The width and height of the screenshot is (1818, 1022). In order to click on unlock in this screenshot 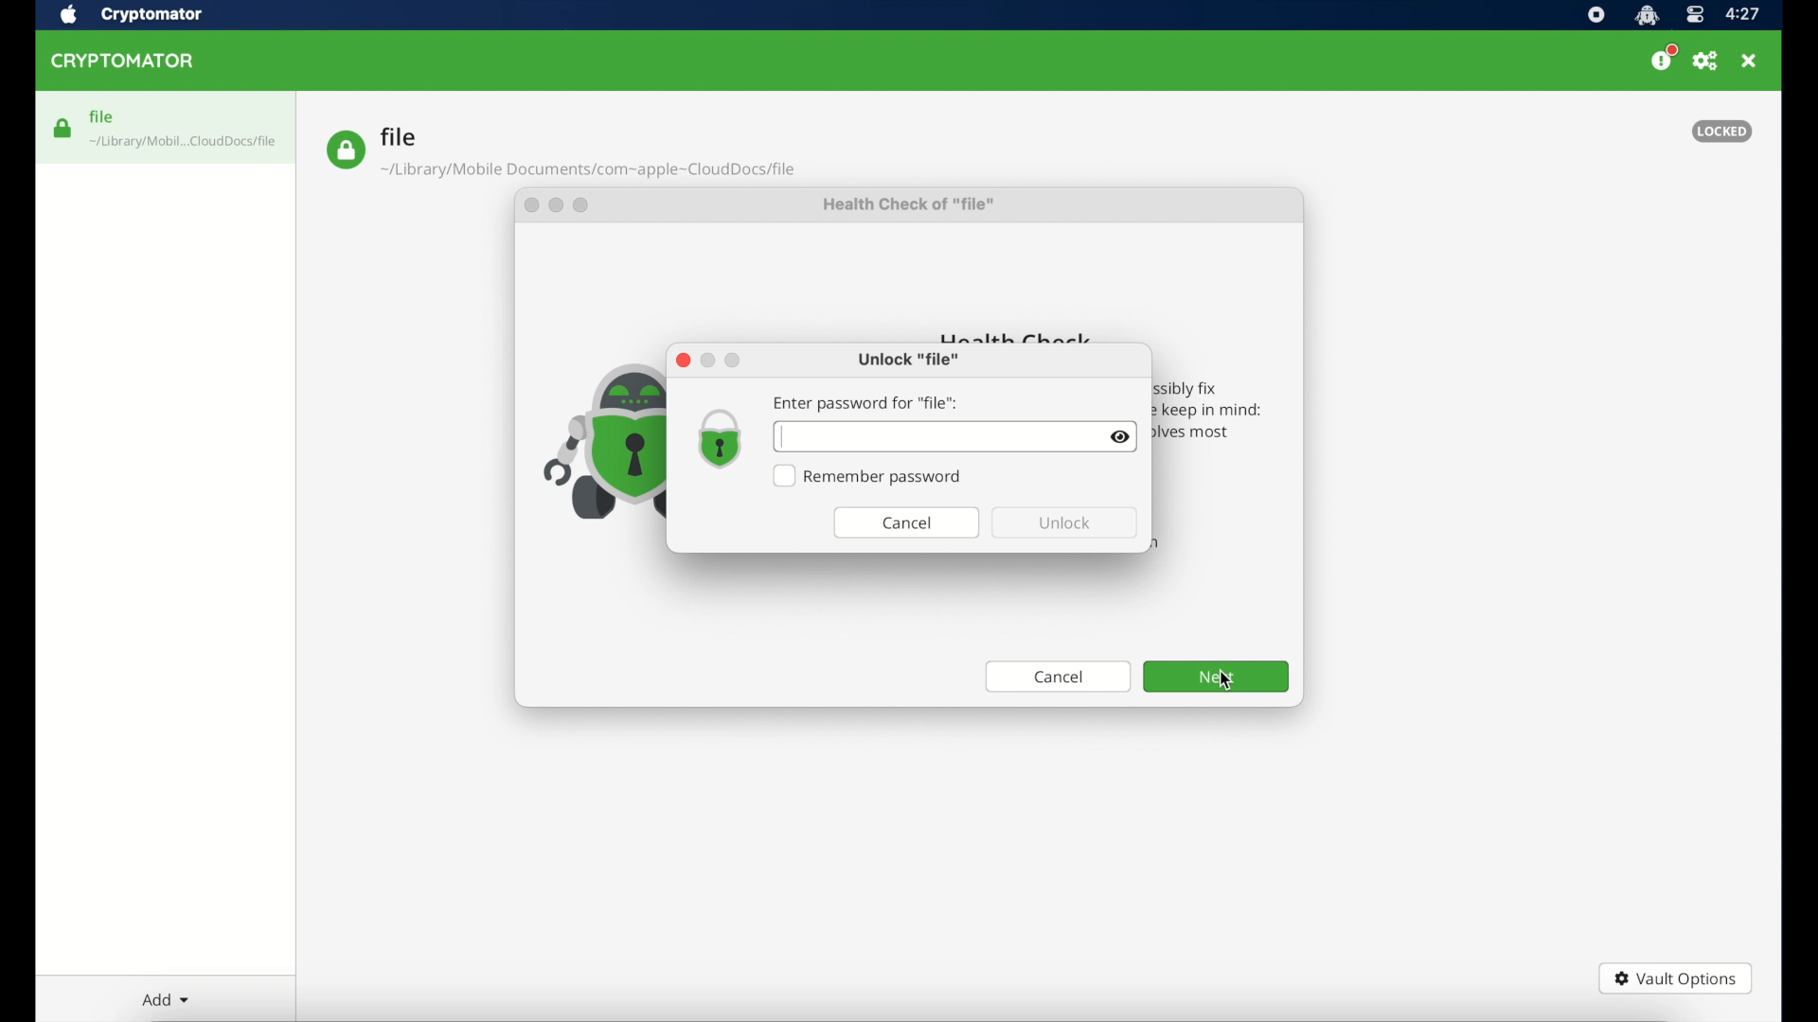, I will do `click(1063, 522)`.